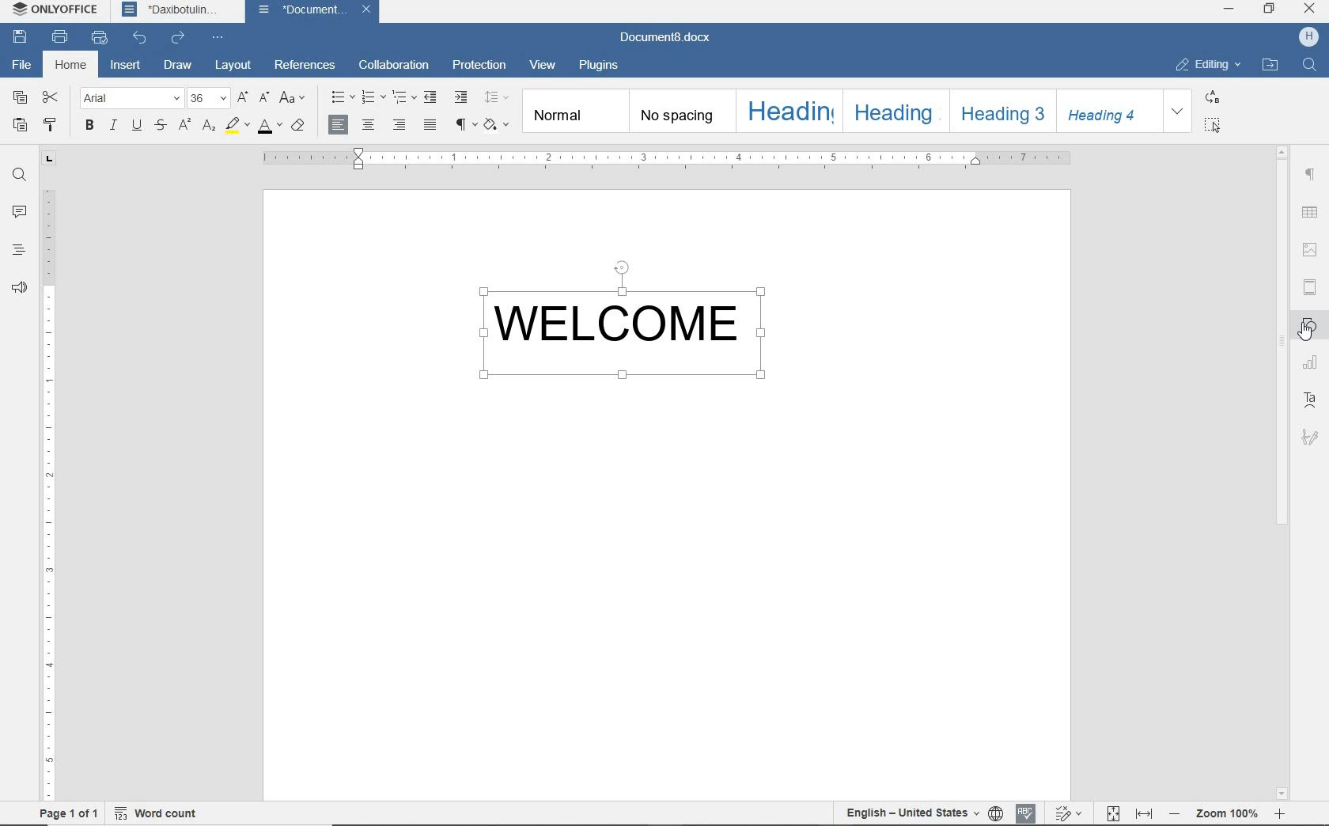 Image resolution: width=1329 pixels, height=826 pixels. Describe the element at coordinates (305, 64) in the screenshot. I see `REFERENCES` at that location.